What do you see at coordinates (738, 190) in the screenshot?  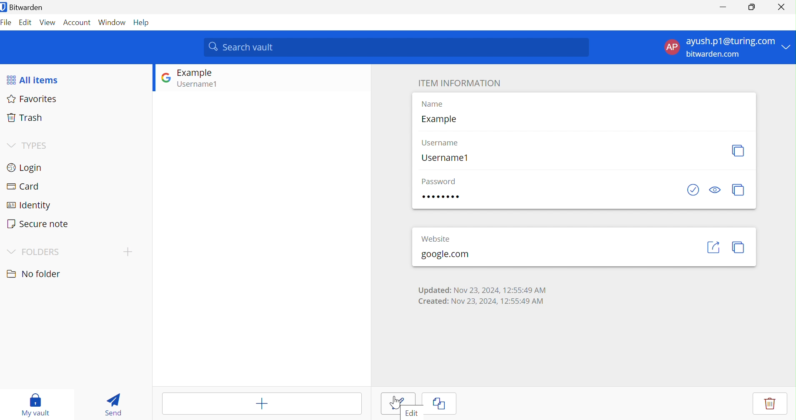 I see `Copy Password` at bounding box center [738, 190].